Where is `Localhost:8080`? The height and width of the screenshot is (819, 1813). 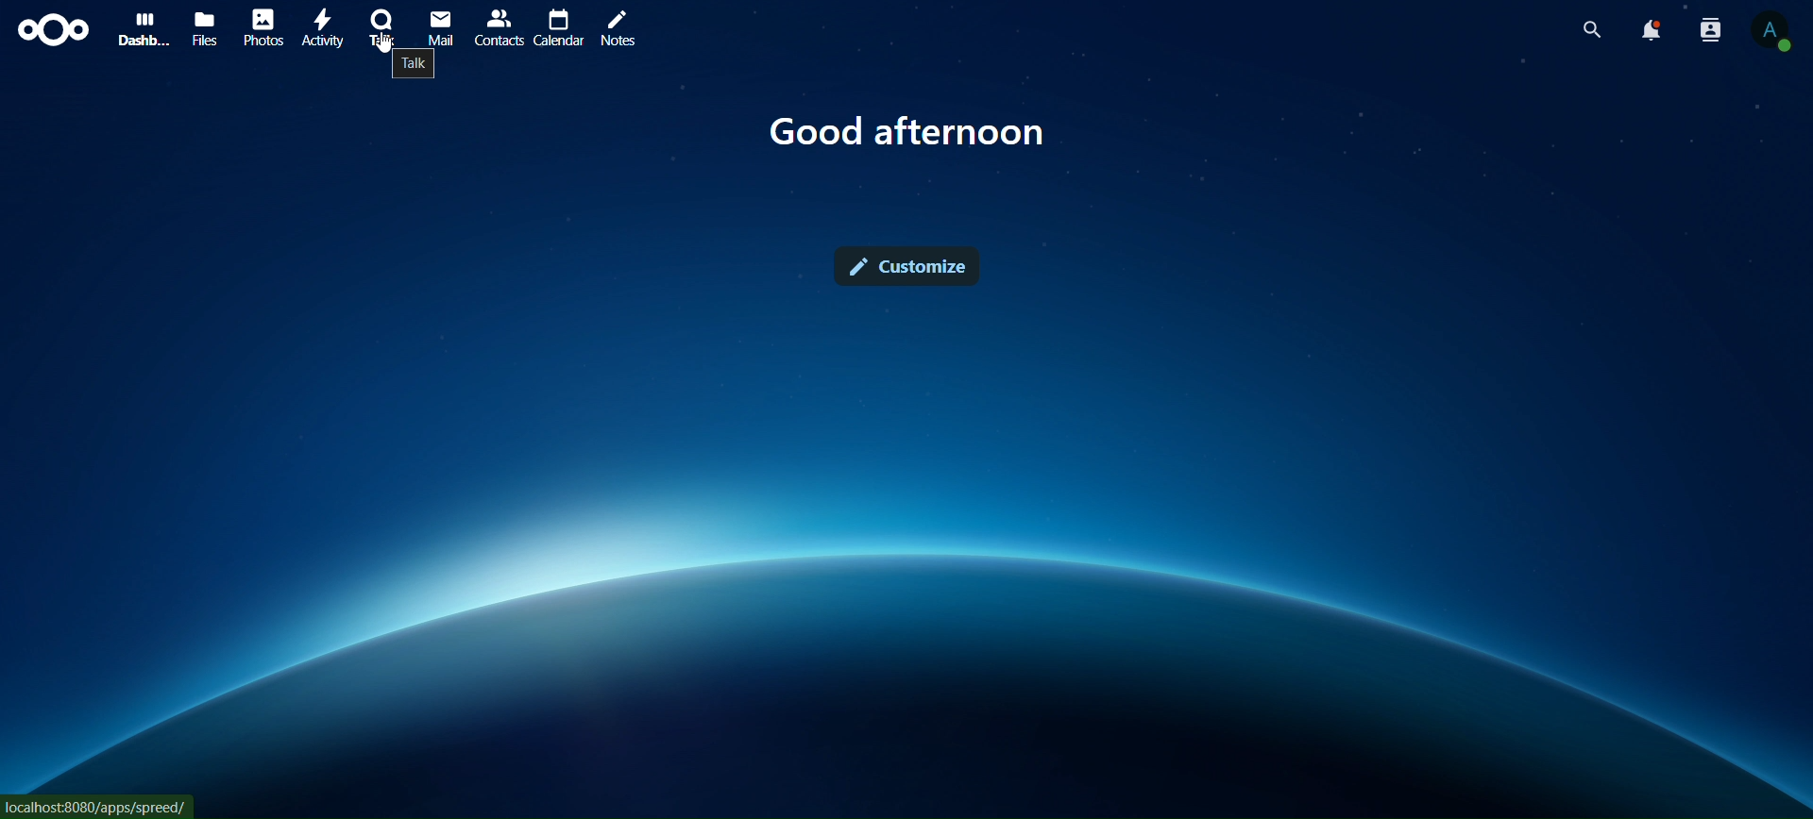 Localhost:8080 is located at coordinates (101, 806).